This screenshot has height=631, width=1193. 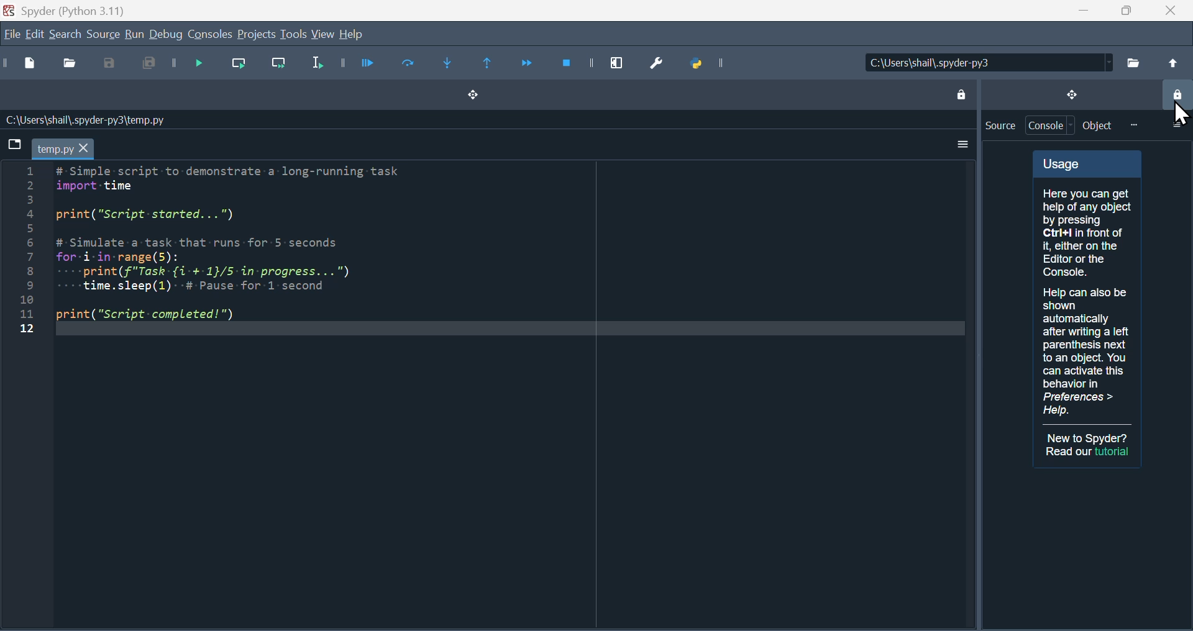 I want to click on Source, so click(x=1000, y=125).